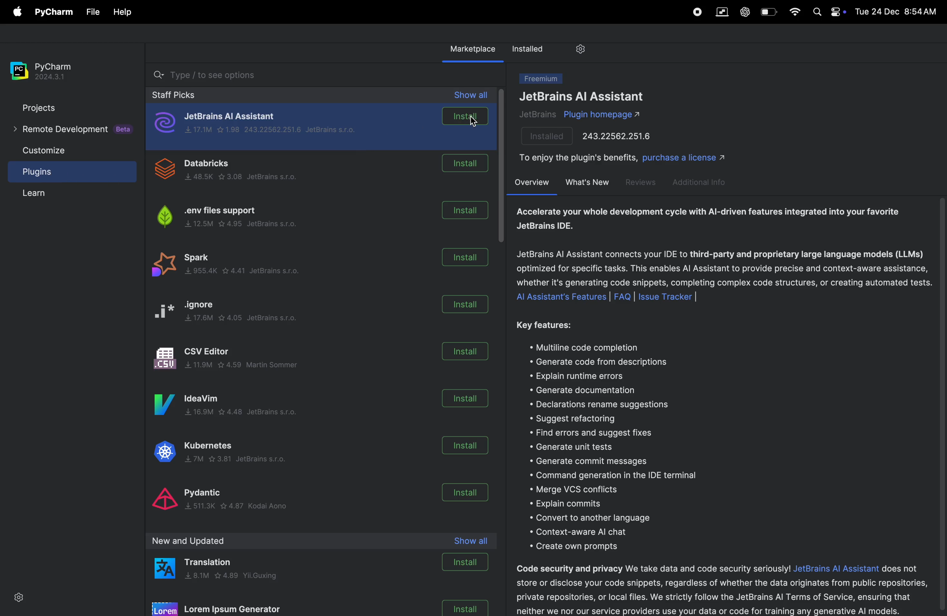 The image size is (947, 616). What do you see at coordinates (472, 49) in the screenshot?
I see `market place` at bounding box center [472, 49].